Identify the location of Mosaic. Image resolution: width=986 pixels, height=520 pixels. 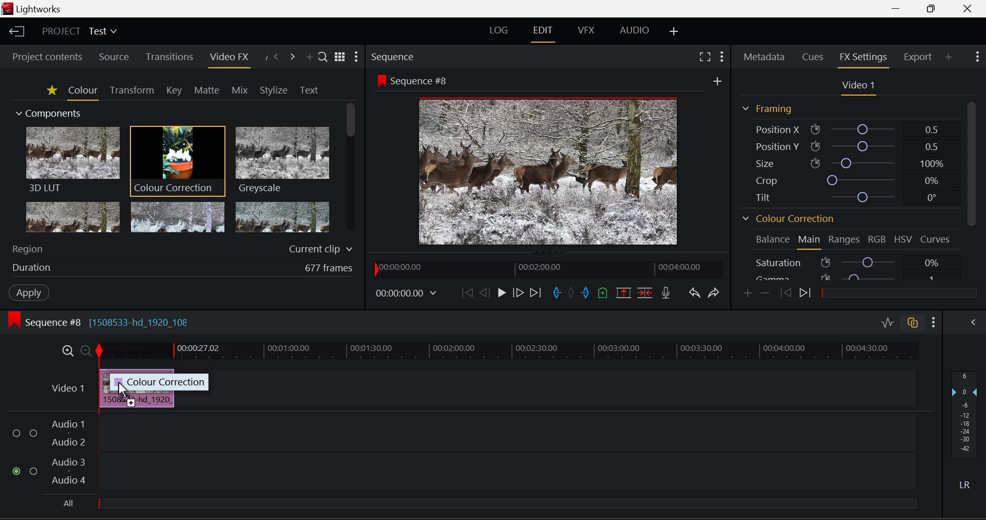
(176, 217).